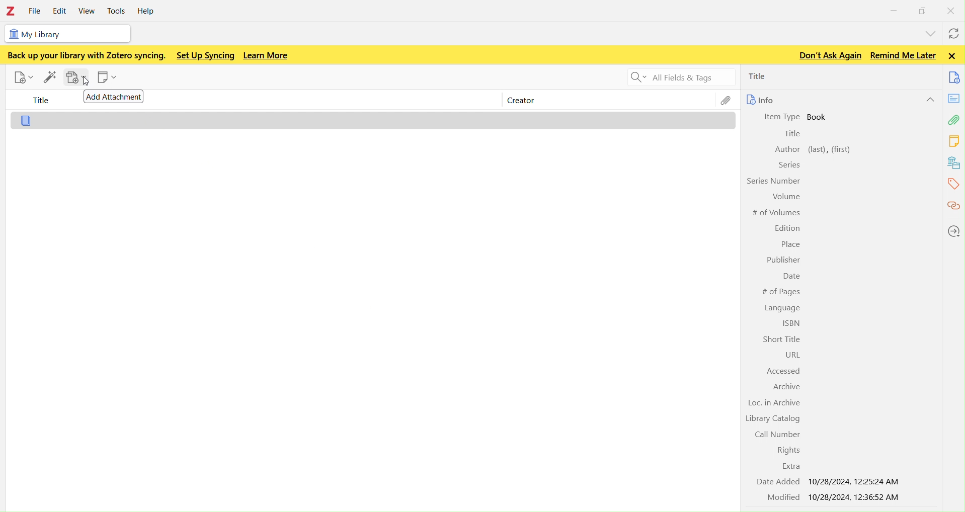 The width and height of the screenshot is (965, 512). I want to click on Rights, so click(789, 450).